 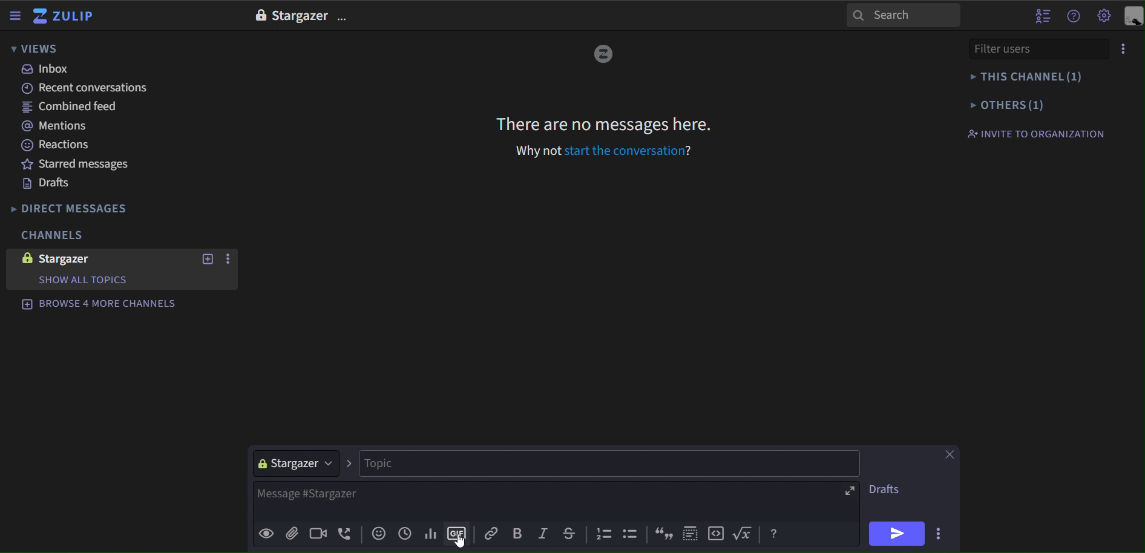 I want to click on reactions, so click(x=64, y=145).